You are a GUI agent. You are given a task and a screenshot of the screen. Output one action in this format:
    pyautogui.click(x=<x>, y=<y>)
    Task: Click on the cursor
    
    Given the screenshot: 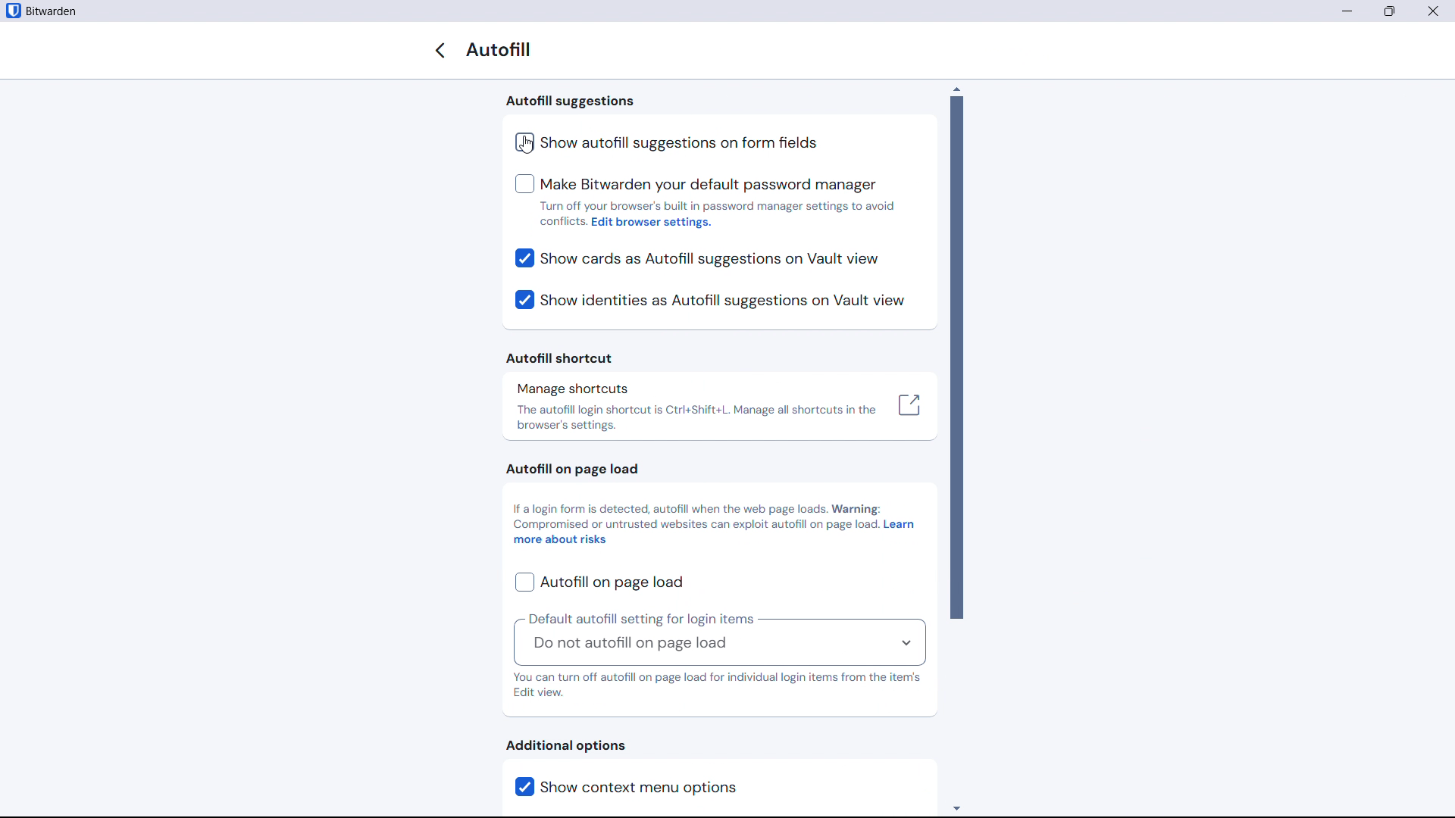 What is the action you would take?
    pyautogui.click(x=526, y=146)
    